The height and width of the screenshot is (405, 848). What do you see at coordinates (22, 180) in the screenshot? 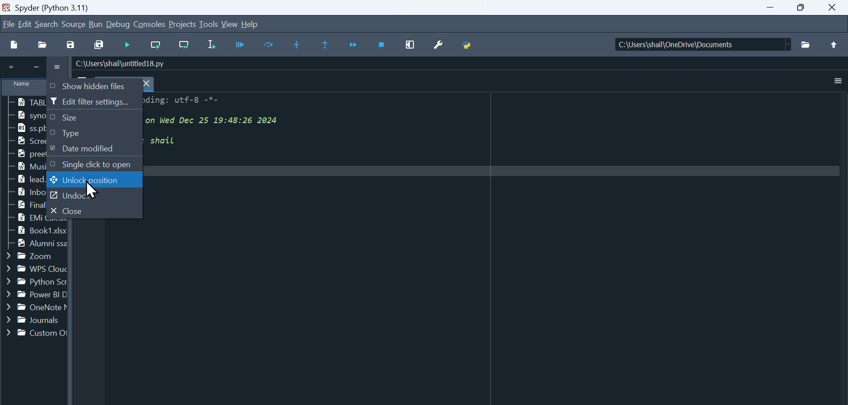
I see `lead xlsx..` at bounding box center [22, 180].